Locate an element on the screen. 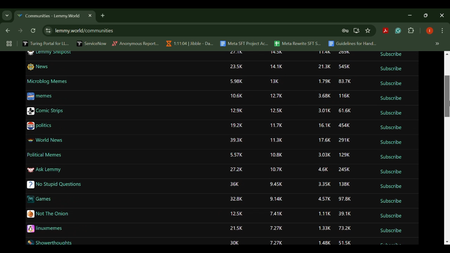 Image resolution: width=450 pixels, height=253 pixels. Subscribe is located at coordinates (391, 216).